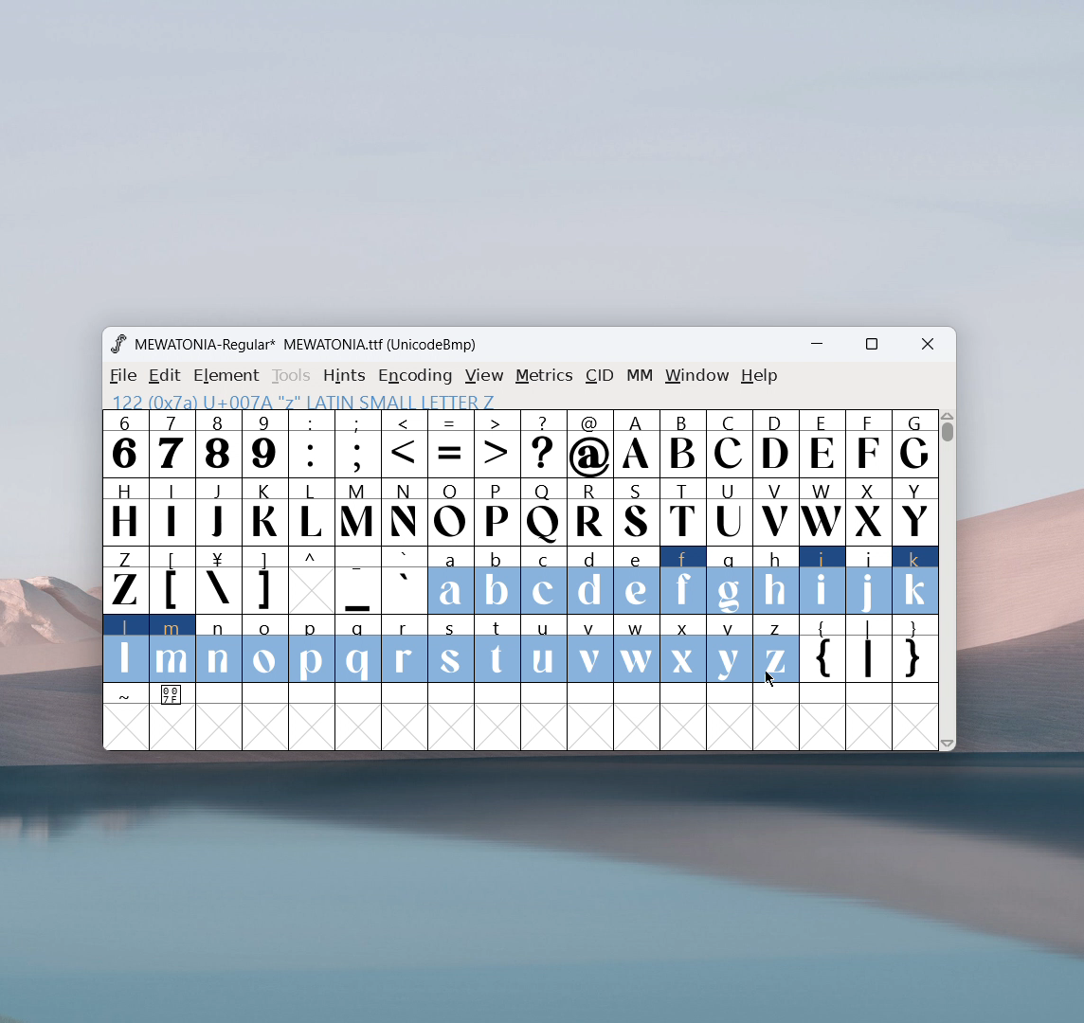  I want to click on =, so click(451, 444).